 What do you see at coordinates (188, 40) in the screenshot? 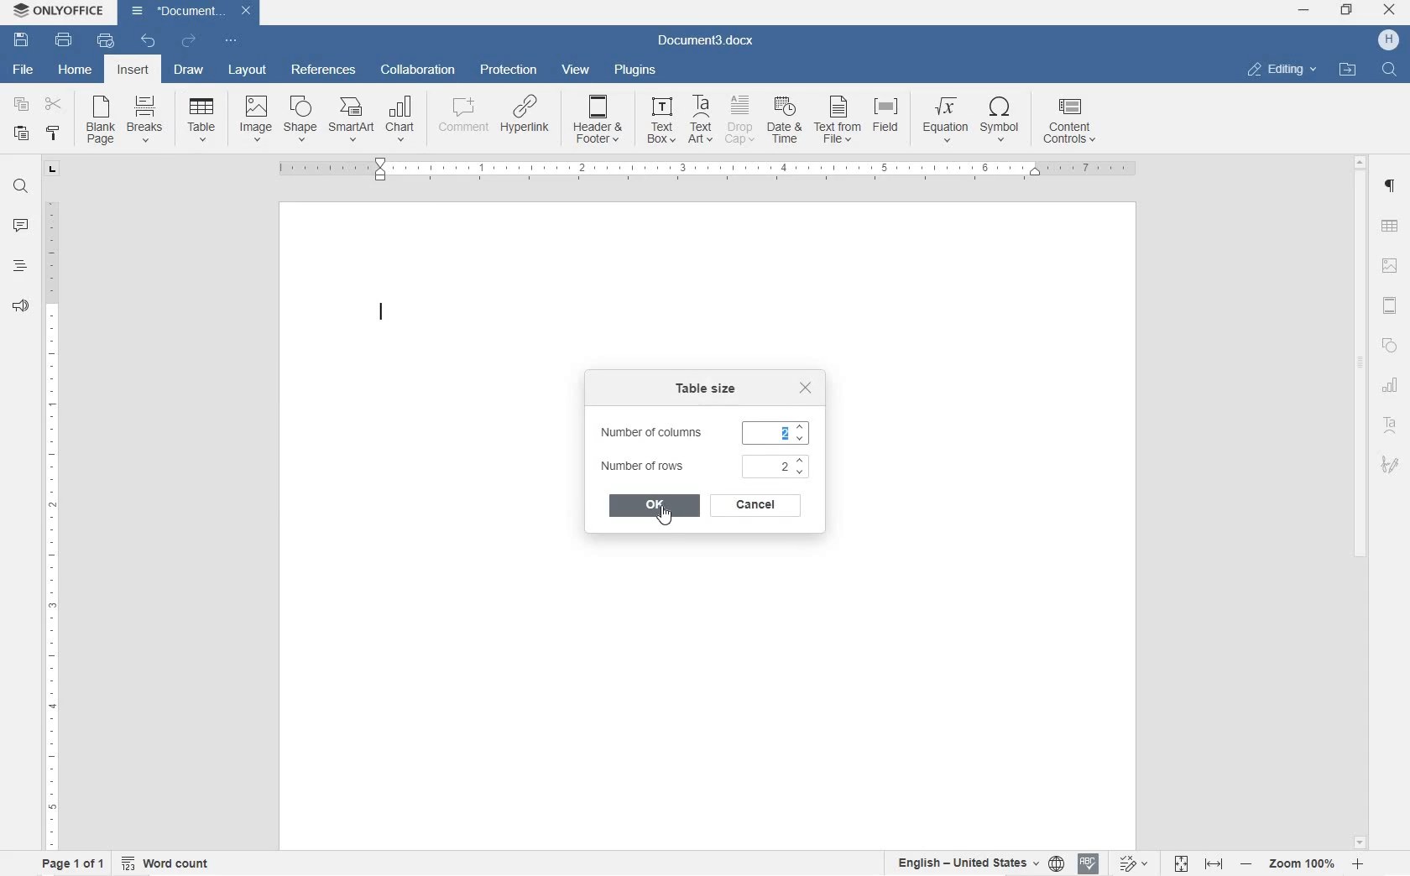
I see `REDO` at bounding box center [188, 40].